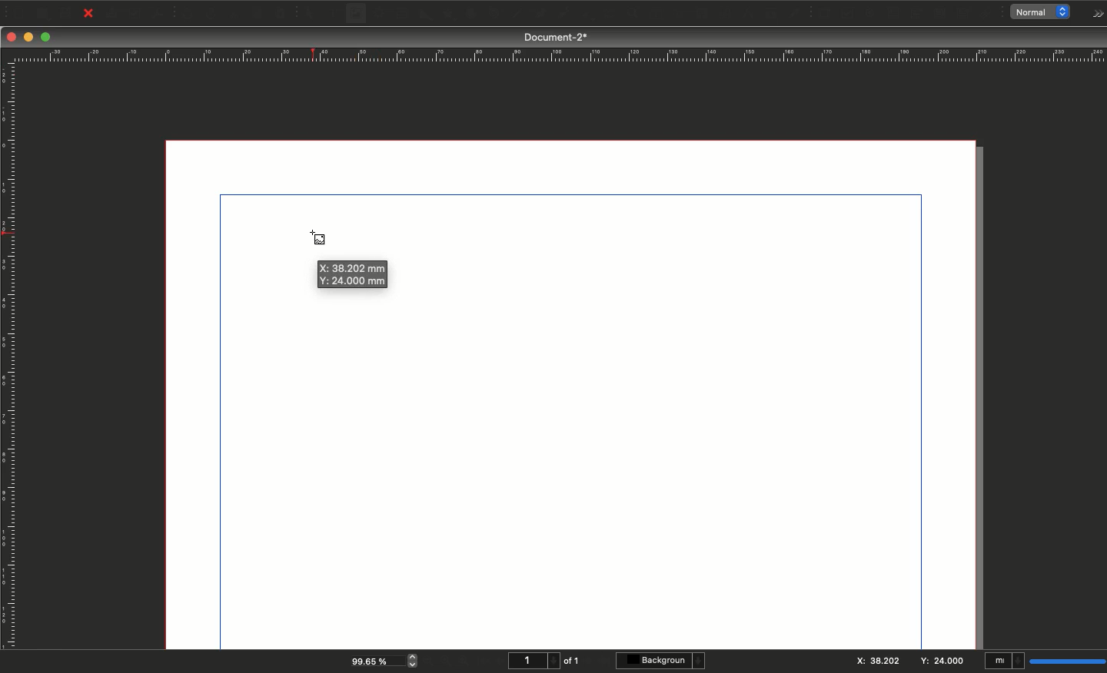 This screenshot has height=673, width=1107. Describe the element at coordinates (415, 660) in the screenshot. I see `zoom in and out` at that location.